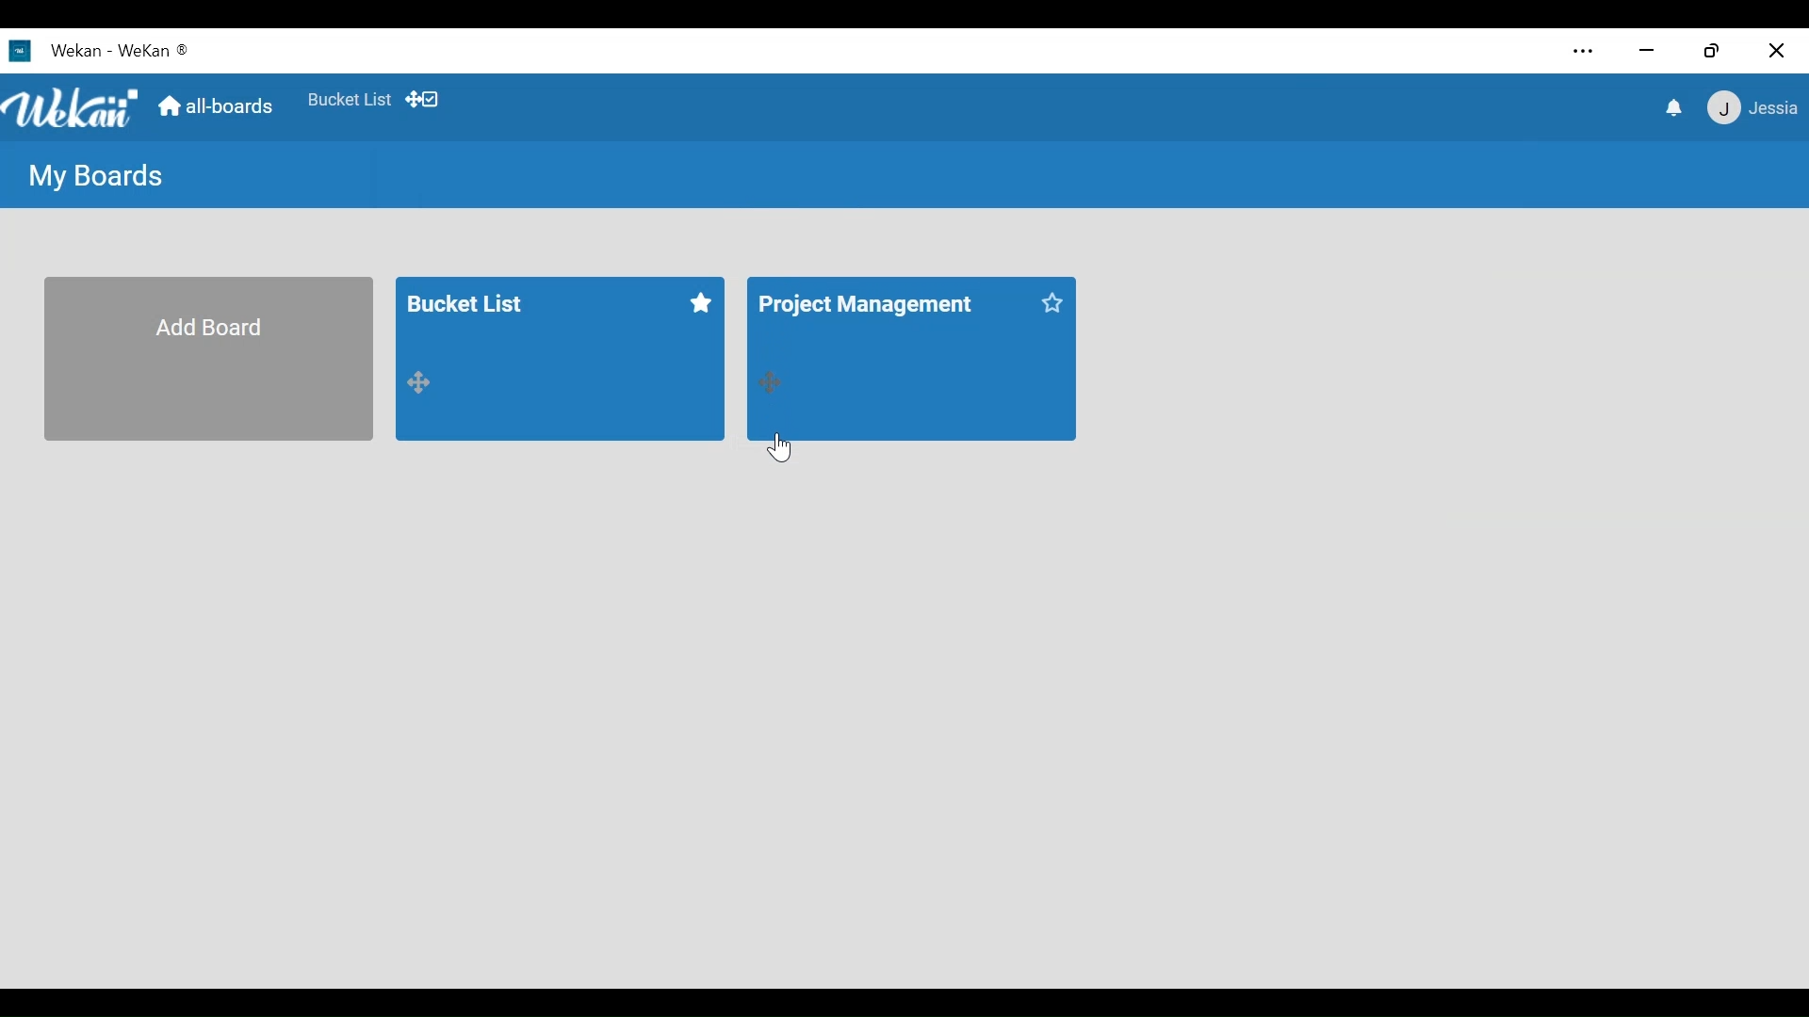  What do you see at coordinates (781, 446) in the screenshot?
I see `Cursor` at bounding box center [781, 446].